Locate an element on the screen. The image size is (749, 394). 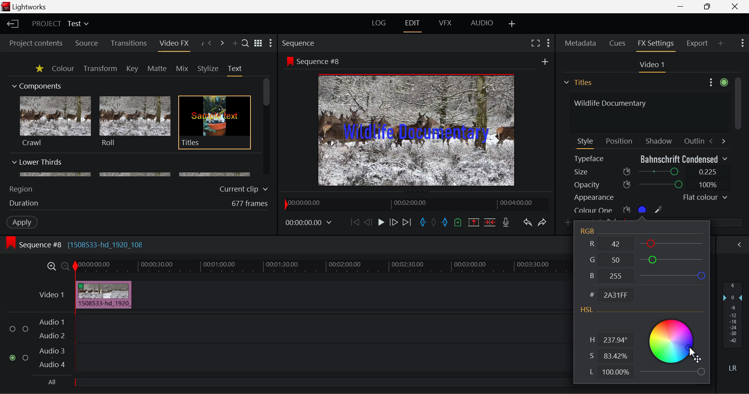
Add keyframe is located at coordinates (569, 223).